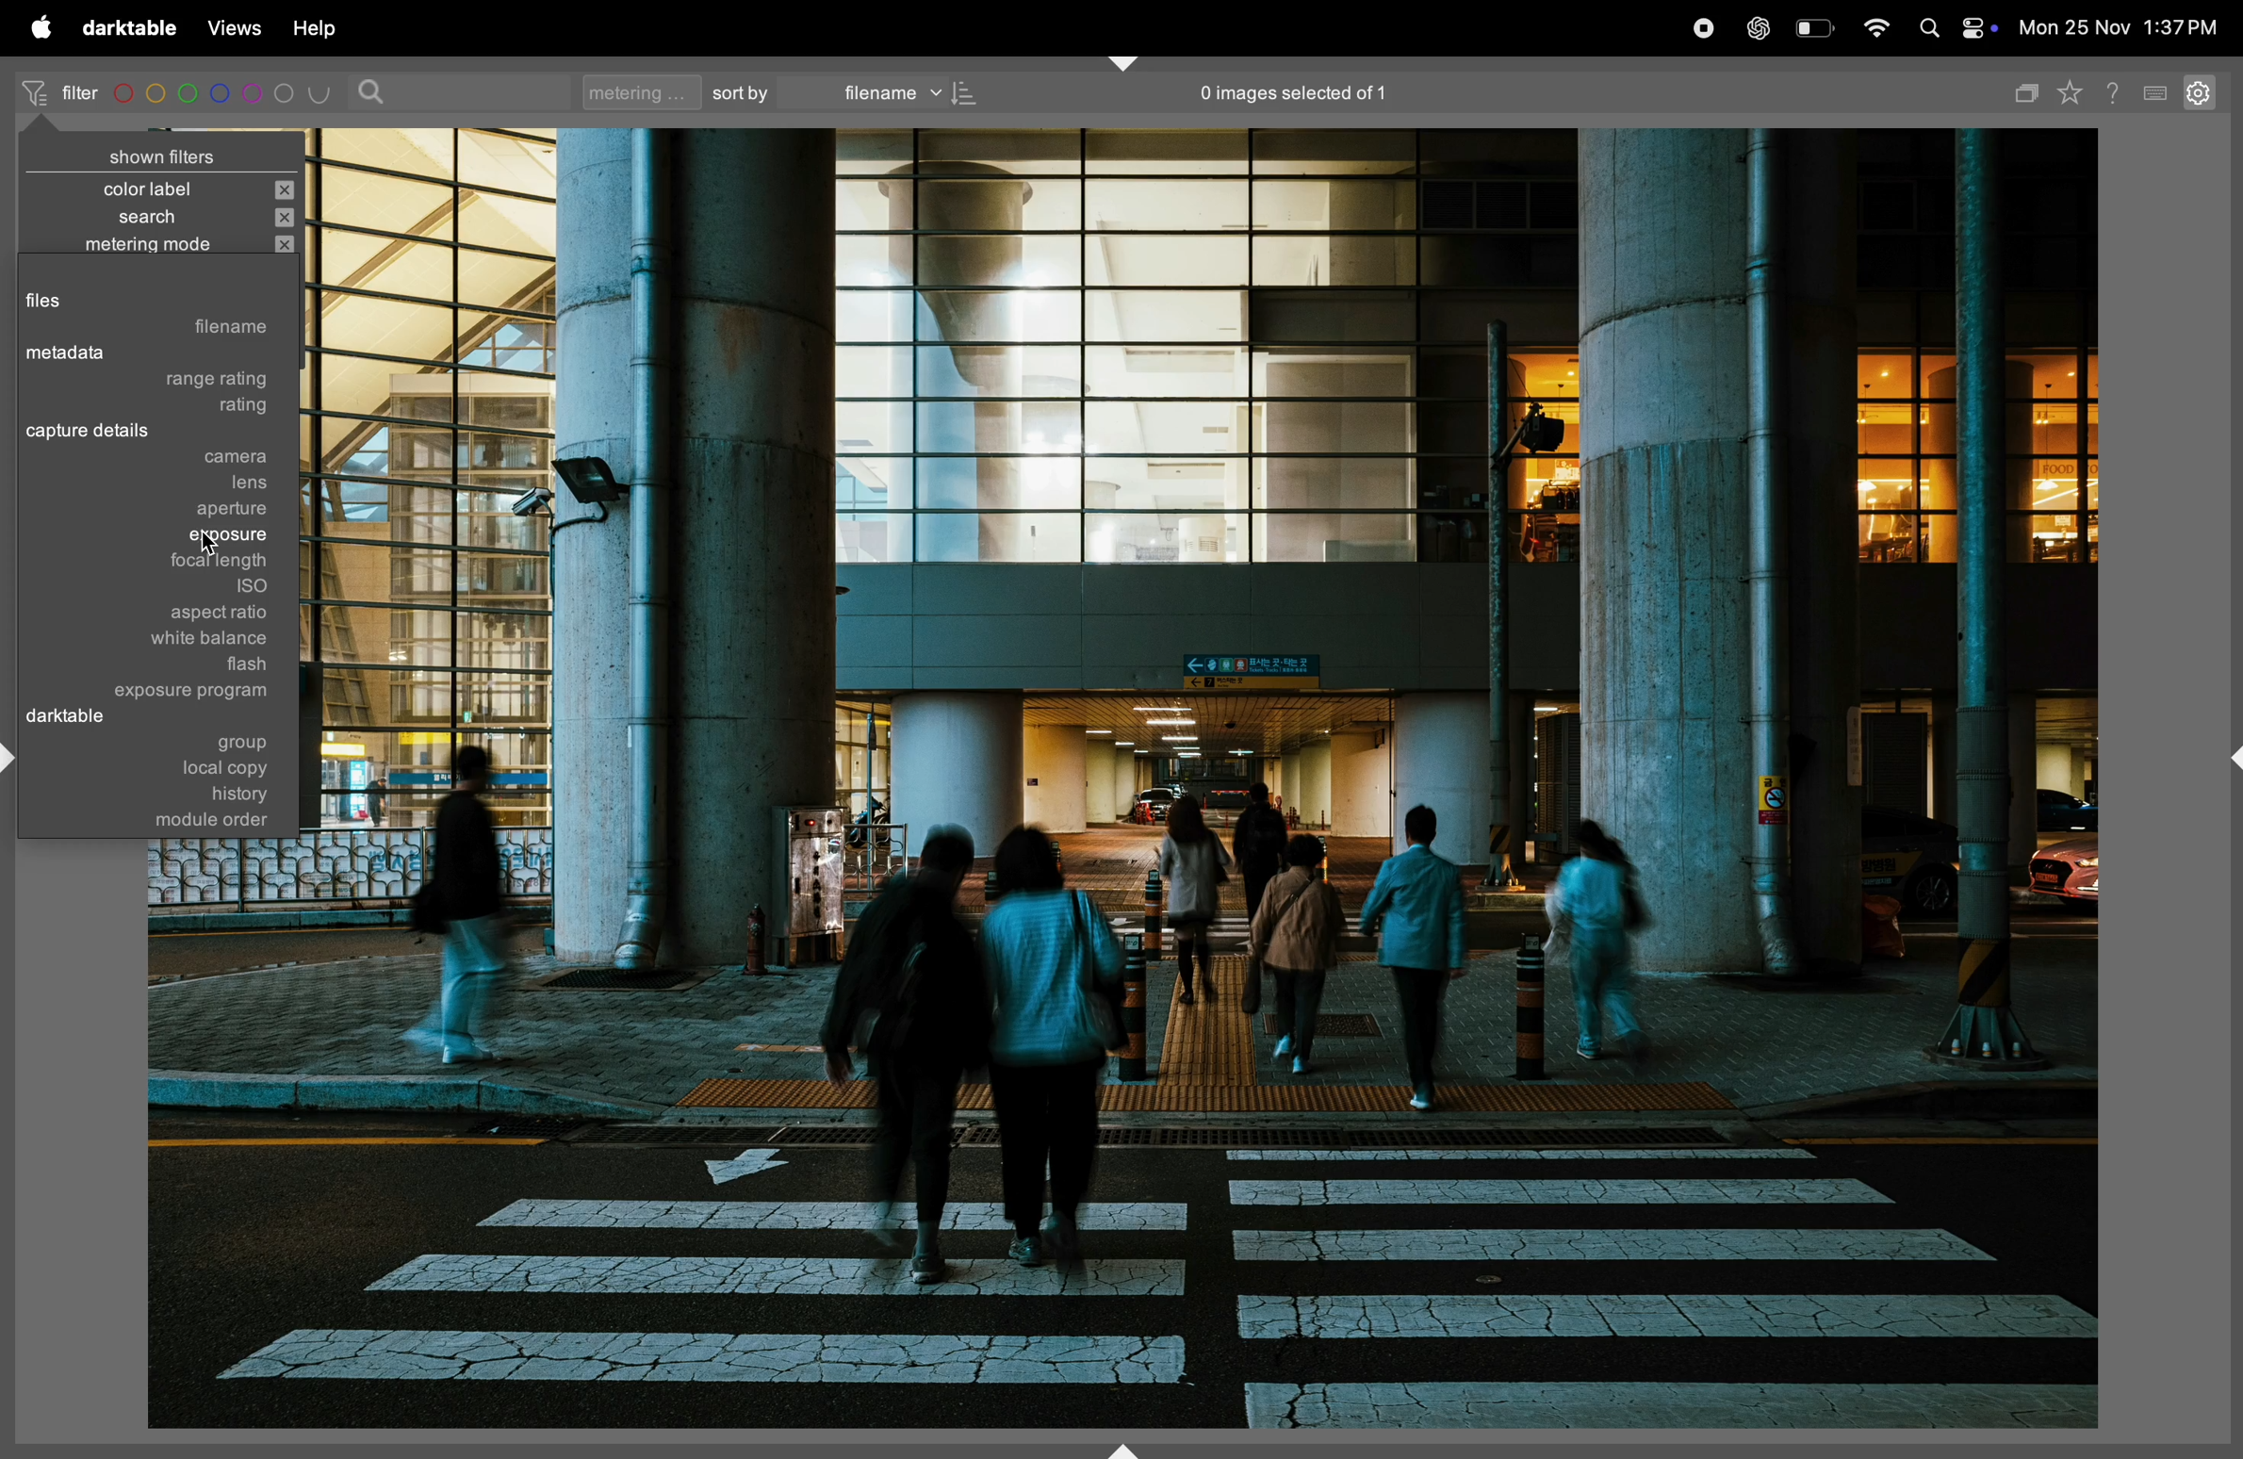 Image resolution: width=2243 pixels, height=1459 pixels. Describe the element at coordinates (235, 25) in the screenshot. I see `views` at that location.